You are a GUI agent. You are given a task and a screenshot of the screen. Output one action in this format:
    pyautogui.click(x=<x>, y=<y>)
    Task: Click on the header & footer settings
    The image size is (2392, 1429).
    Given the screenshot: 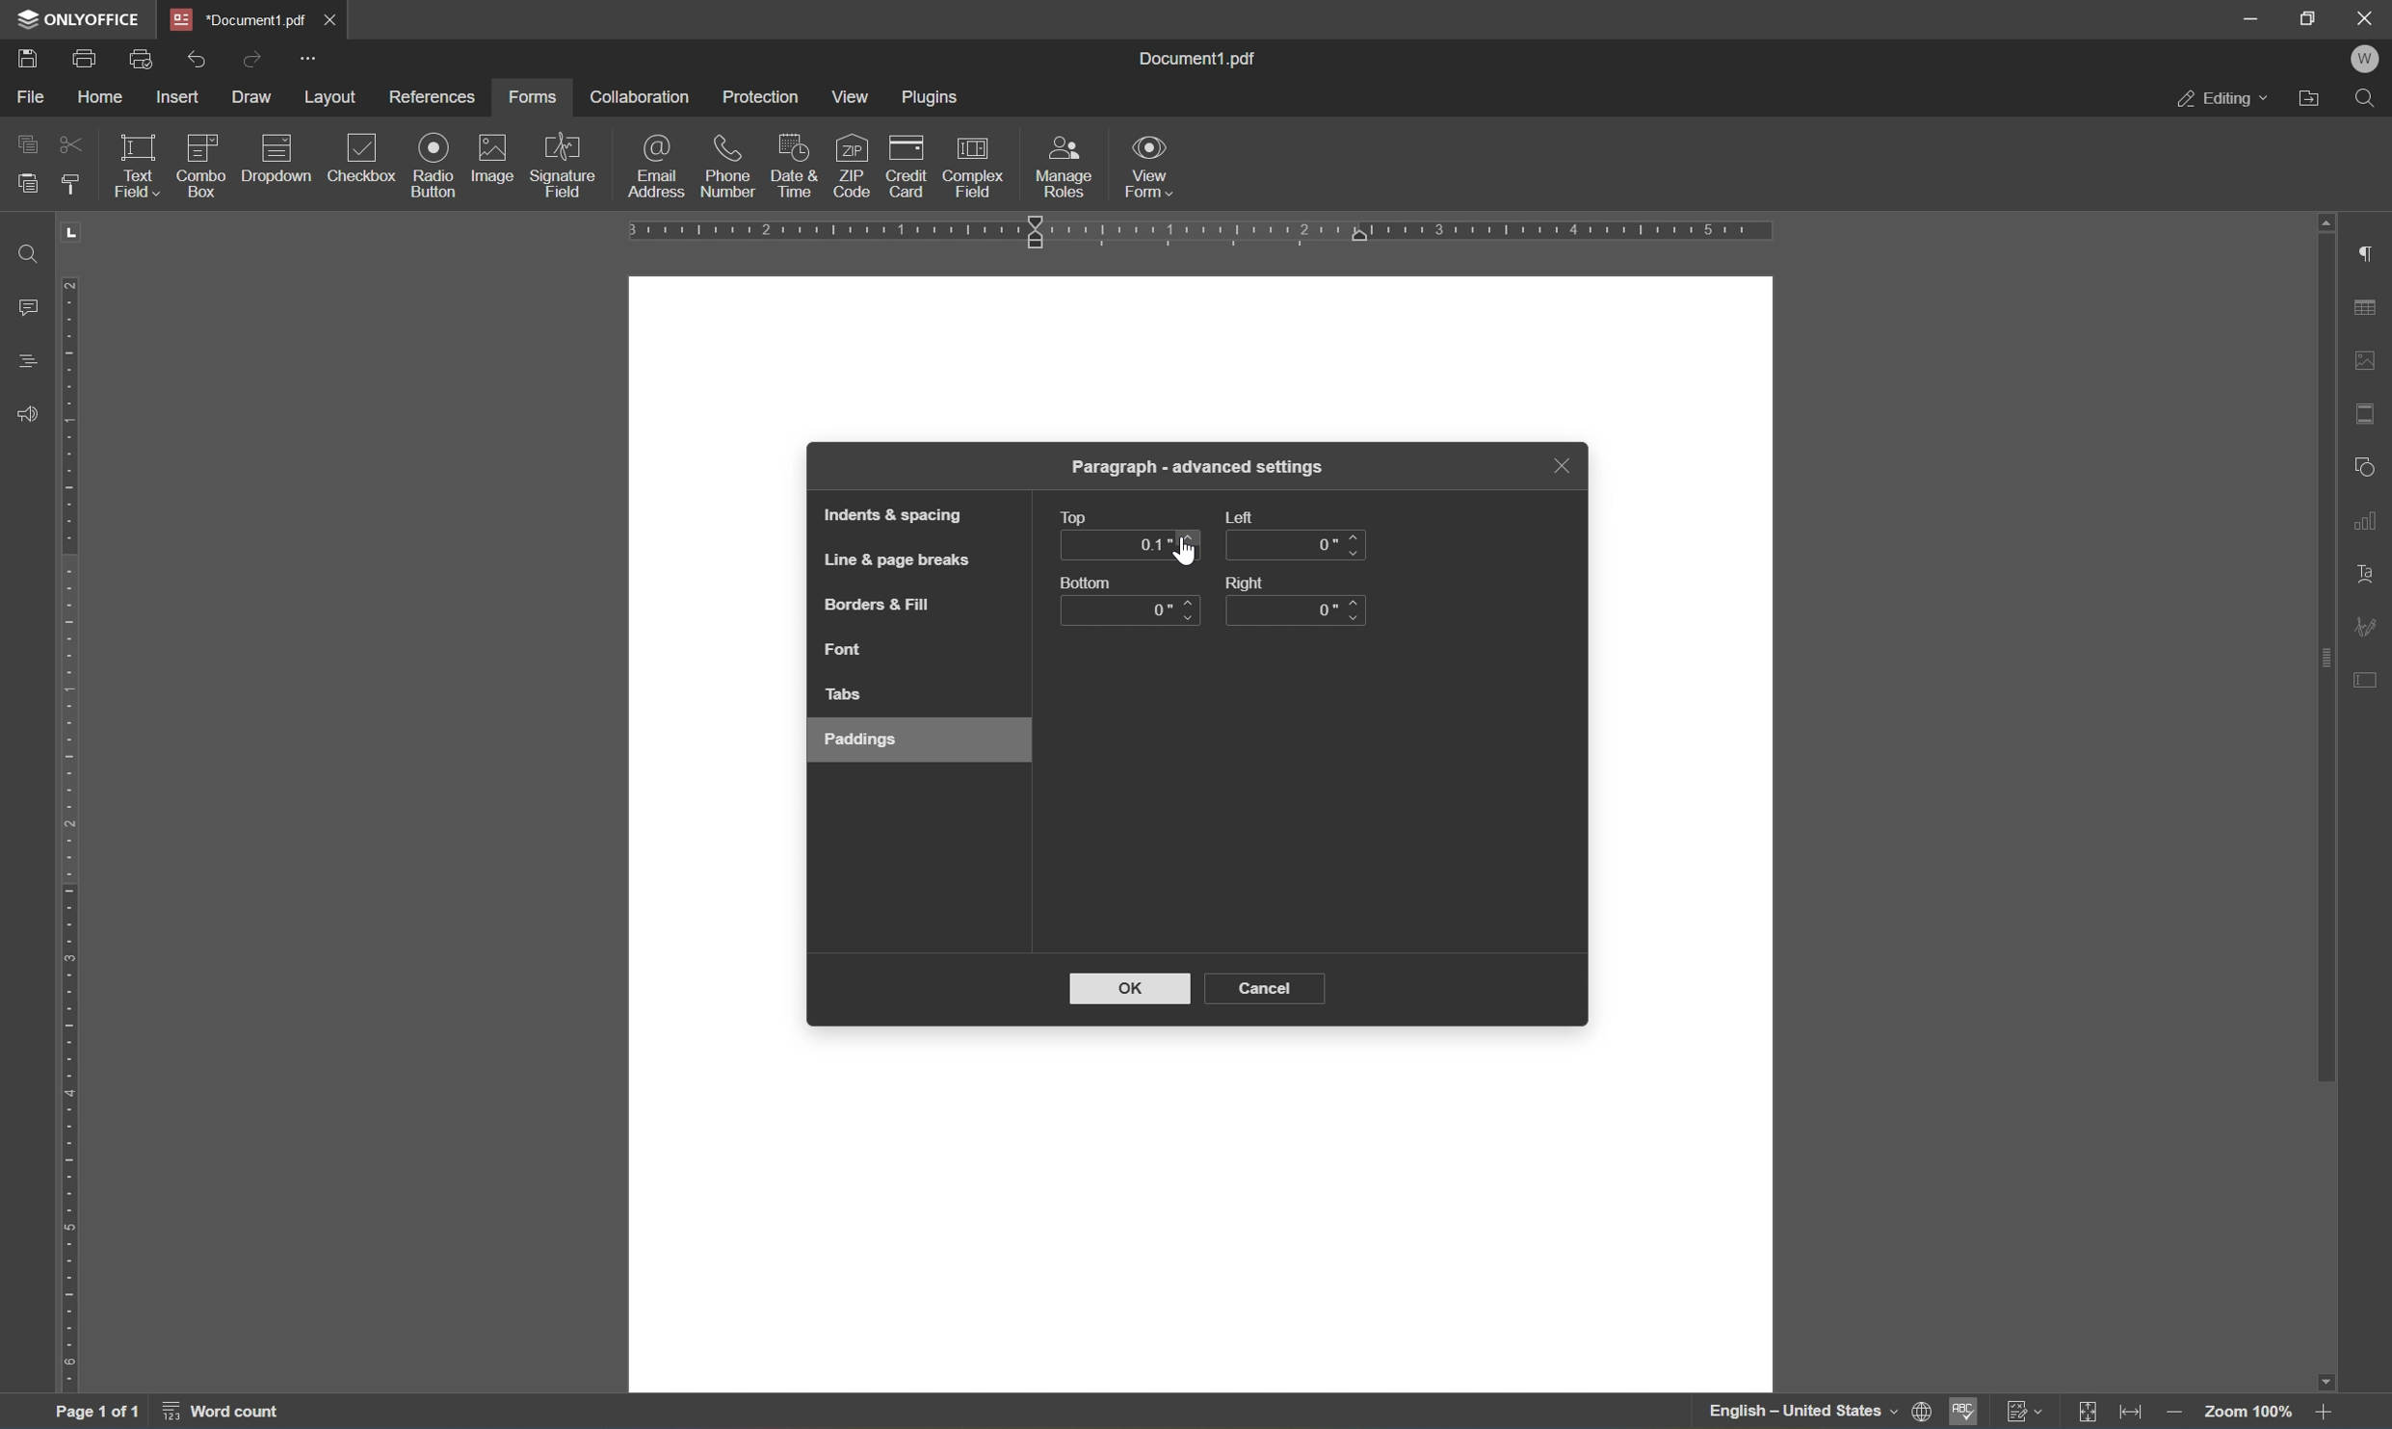 What is the action you would take?
    pyautogui.click(x=2367, y=415)
    